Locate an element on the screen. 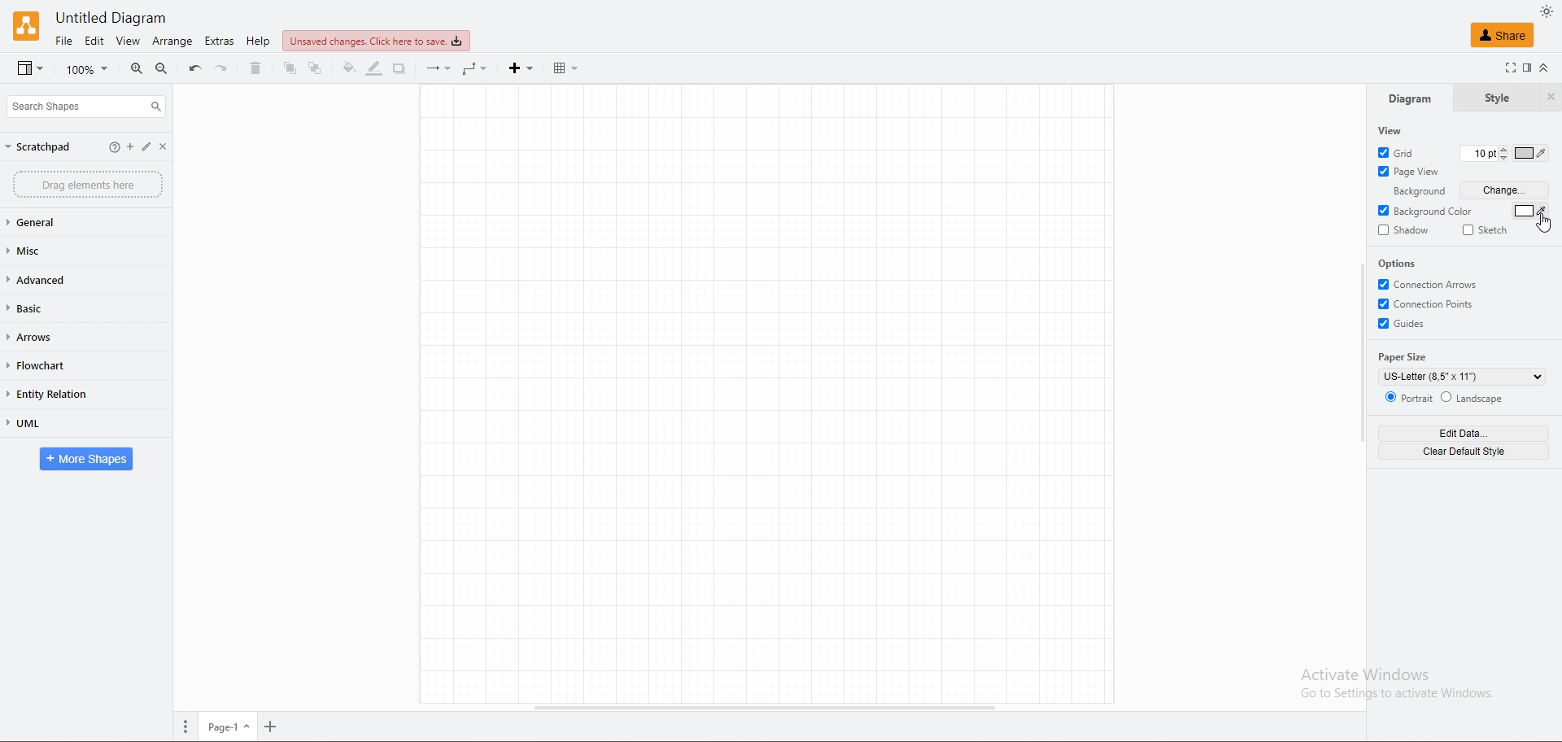 This screenshot has width=1562, height=742.  is located at coordinates (113, 147).